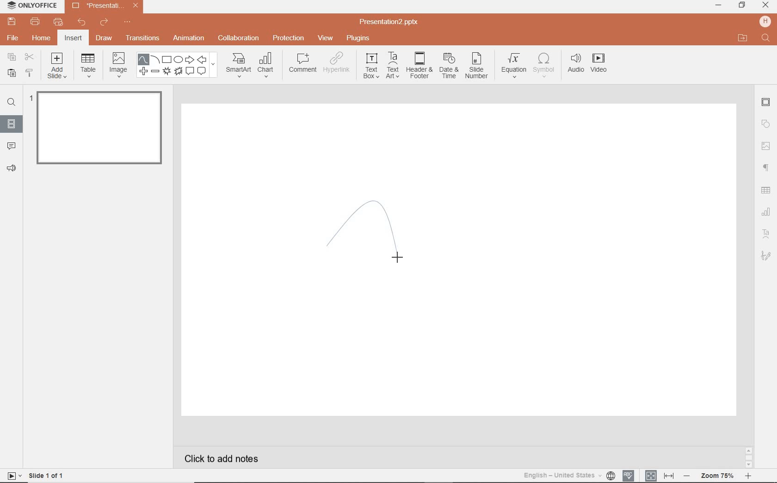 The width and height of the screenshot is (777, 483). Describe the element at coordinates (576, 63) in the screenshot. I see `AUDIO` at that location.